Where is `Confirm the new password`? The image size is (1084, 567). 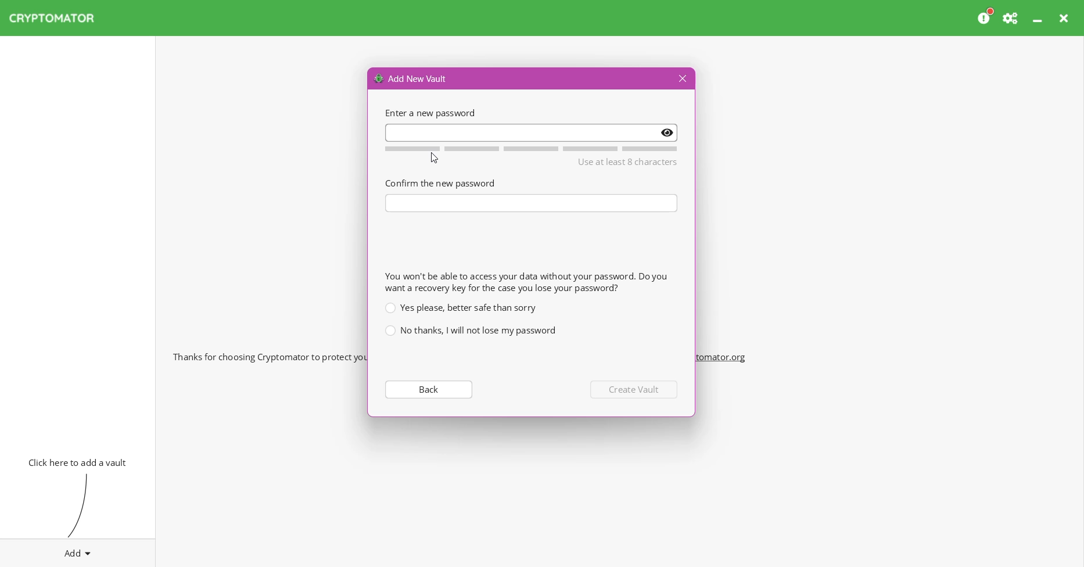 Confirm the new password is located at coordinates (532, 203).